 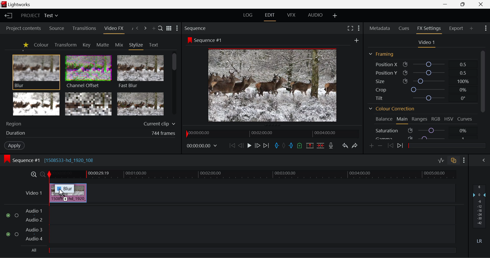 What do you see at coordinates (231, 145) in the screenshot?
I see `To Start` at bounding box center [231, 145].